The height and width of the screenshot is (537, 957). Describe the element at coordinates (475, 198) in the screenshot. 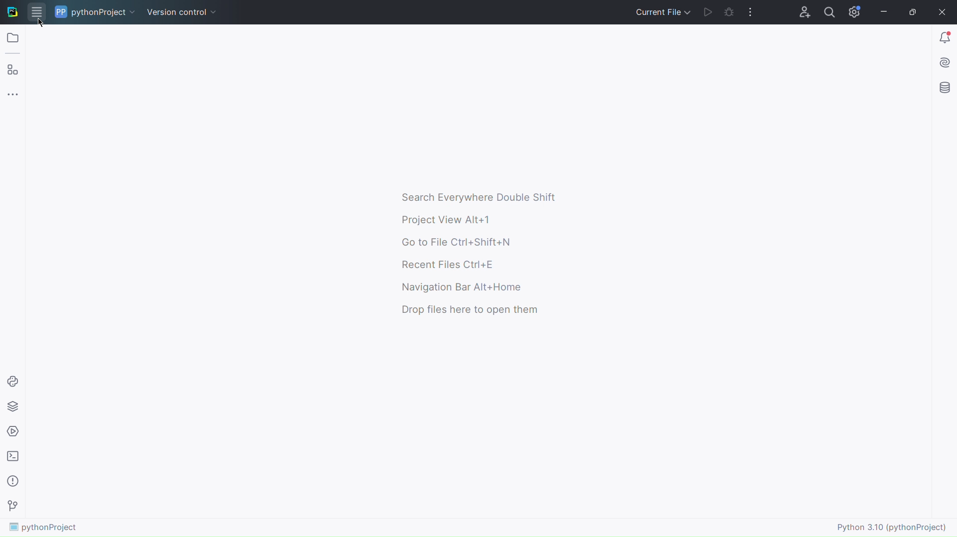

I see `Search Everywhere Double Shift` at that location.